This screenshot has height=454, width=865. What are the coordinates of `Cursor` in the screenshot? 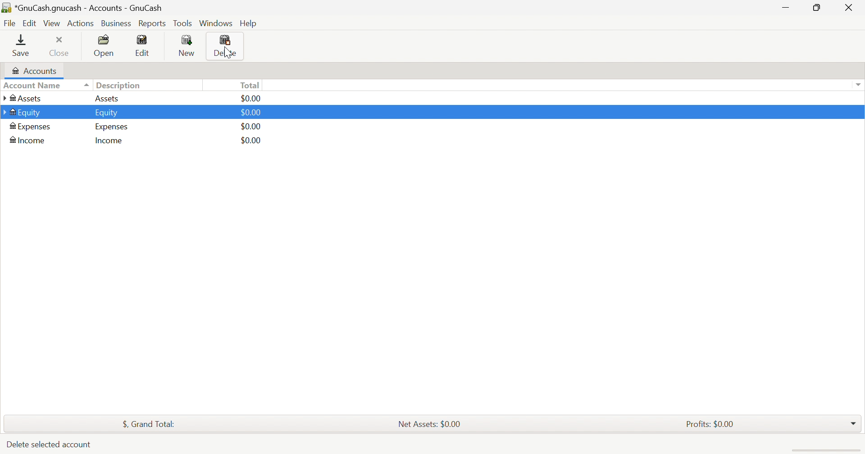 It's located at (229, 50).